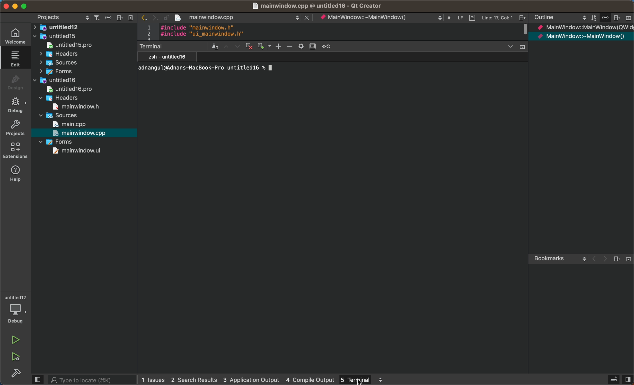 Image resolution: width=634 pixels, height=385 pixels. I want to click on file path details, so click(317, 6).